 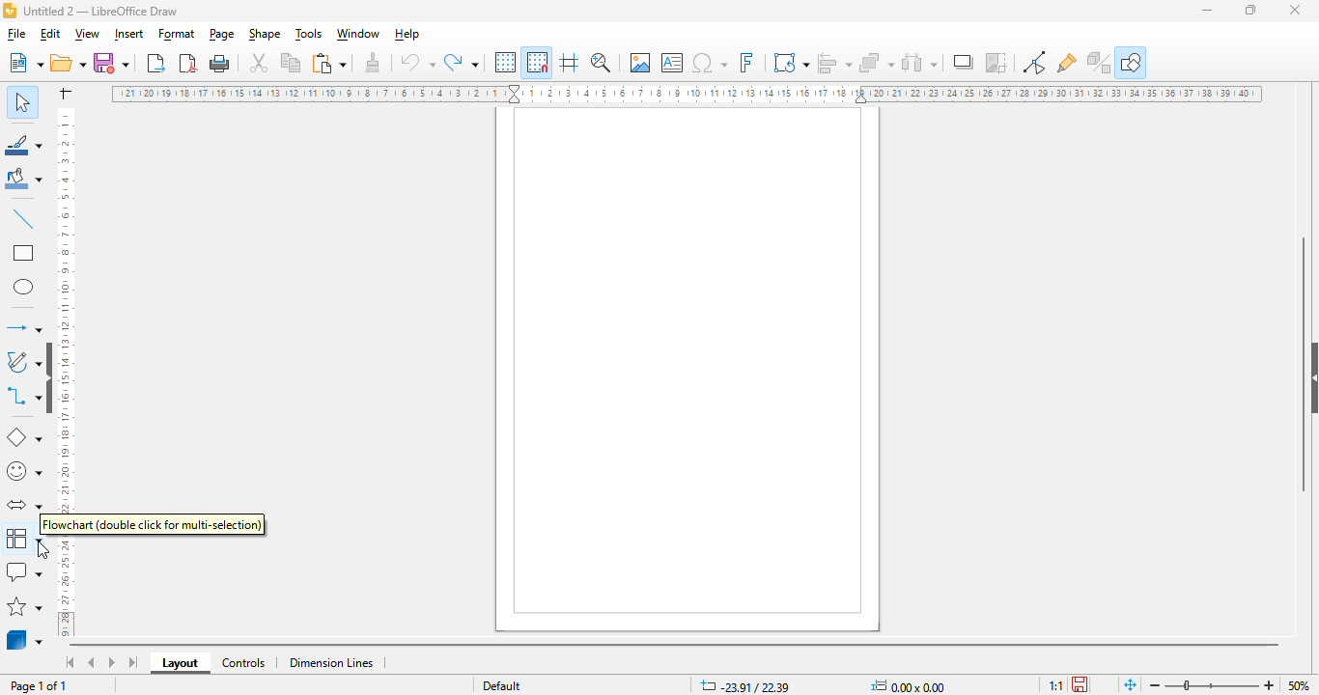 I want to click on the document has not been modified since the last save, so click(x=1081, y=683).